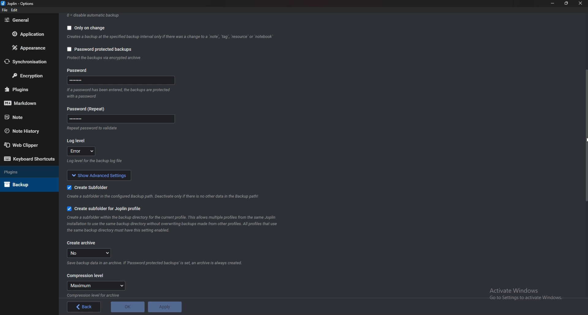 The image size is (588, 315). Describe the element at coordinates (86, 108) in the screenshot. I see `Password` at that location.